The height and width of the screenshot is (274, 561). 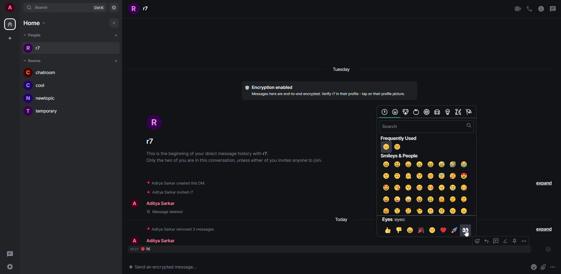 I want to click on add, so click(x=115, y=60).